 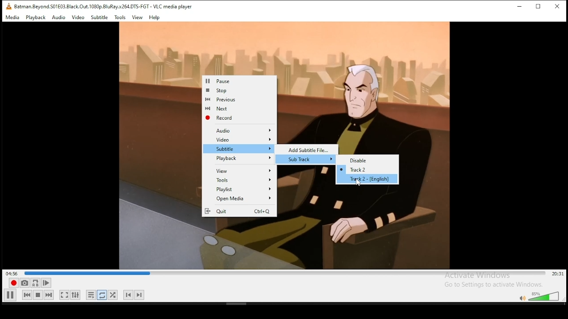 What do you see at coordinates (557, 274) in the screenshot?
I see `20:31` at bounding box center [557, 274].